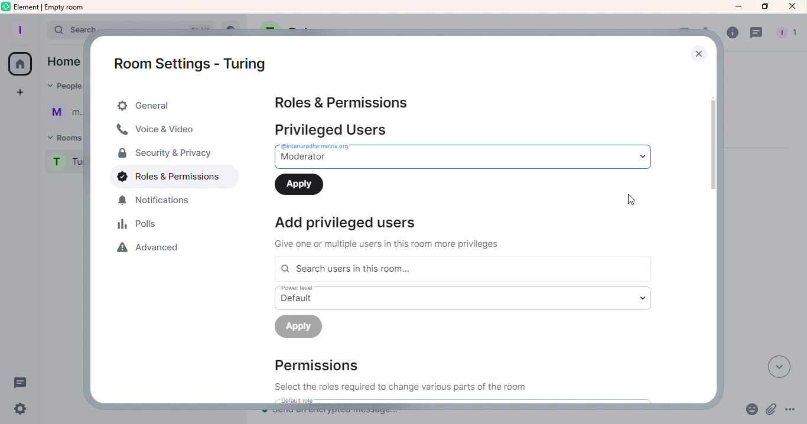  I want to click on Notification, so click(154, 200).